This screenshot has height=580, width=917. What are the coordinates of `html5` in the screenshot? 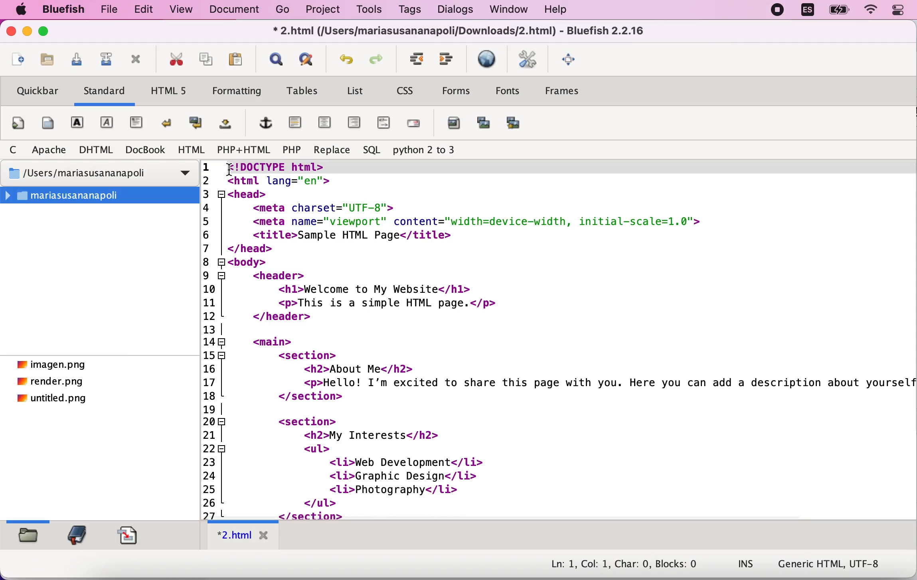 It's located at (172, 93).